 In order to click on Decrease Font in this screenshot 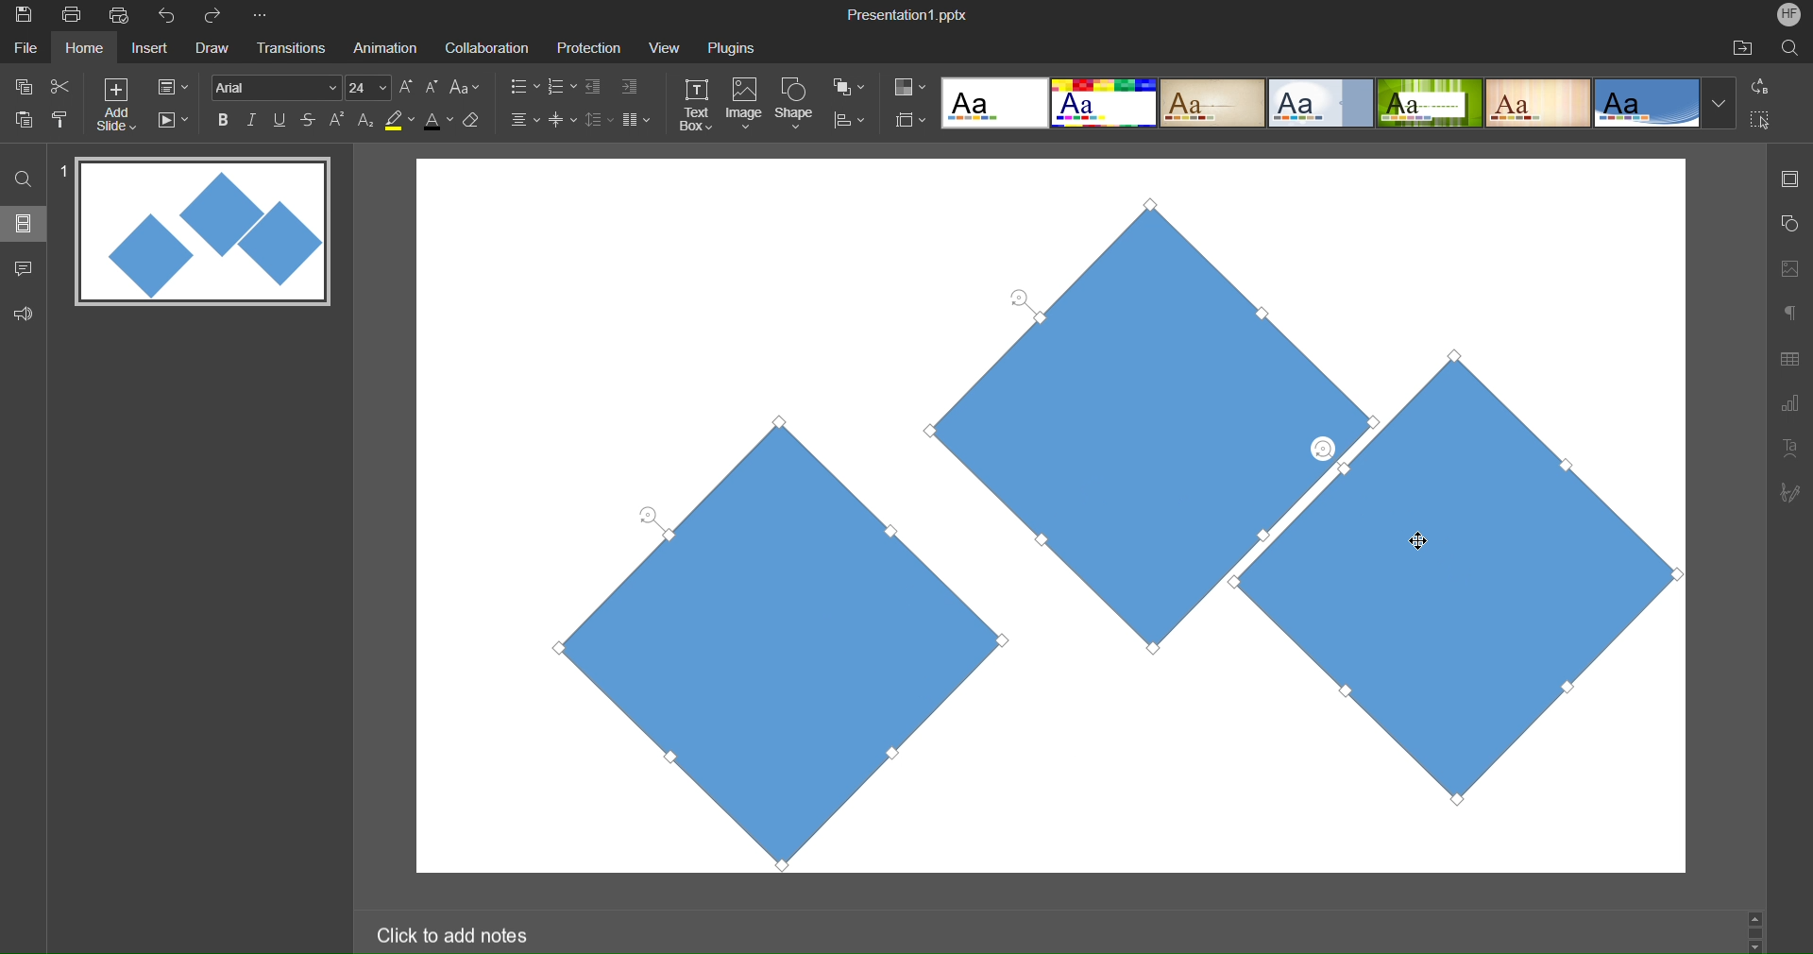, I will do `click(432, 86)`.